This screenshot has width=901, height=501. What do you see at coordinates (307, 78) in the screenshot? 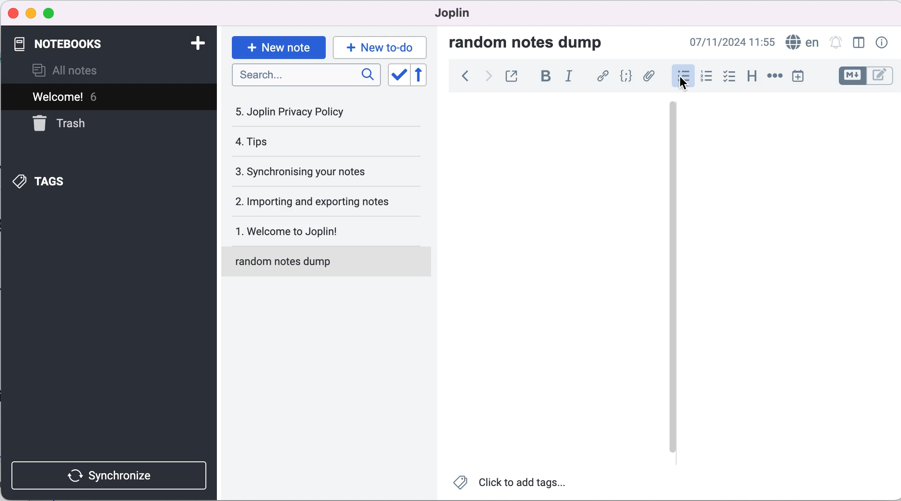
I see `search` at bounding box center [307, 78].